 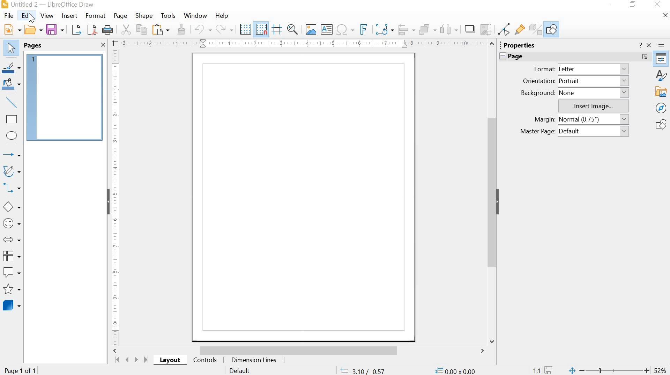 What do you see at coordinates (448, 28) in the screenshot?
I see `Select at least three objects to distribute` at bounding box center [448, 28].